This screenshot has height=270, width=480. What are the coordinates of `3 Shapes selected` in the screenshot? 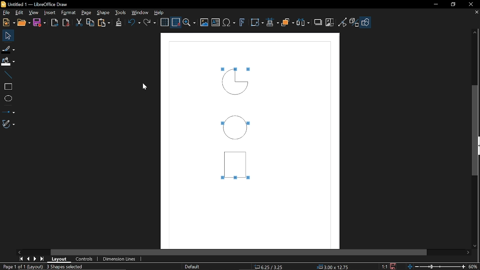 It's located at (64, 266).